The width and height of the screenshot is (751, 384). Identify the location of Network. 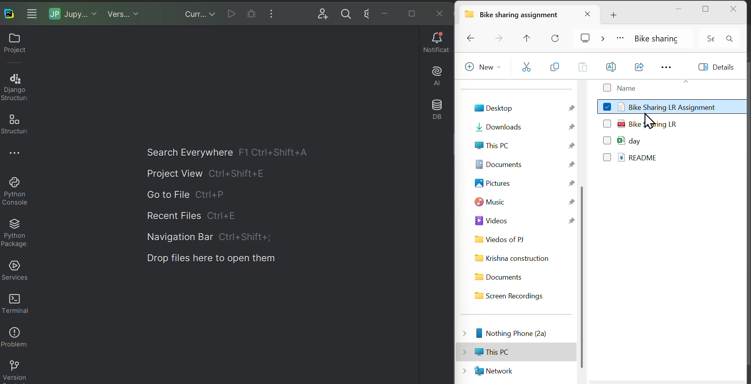
(516, 370).